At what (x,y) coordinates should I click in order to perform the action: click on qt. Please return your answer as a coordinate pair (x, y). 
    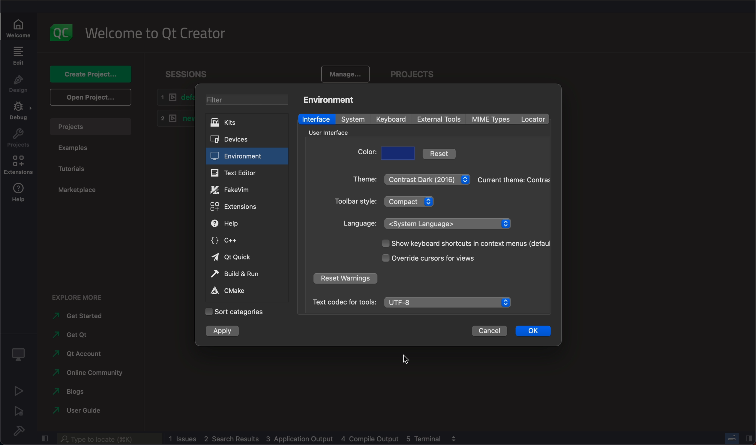
    Looking at the image, I should click on (77, 353).